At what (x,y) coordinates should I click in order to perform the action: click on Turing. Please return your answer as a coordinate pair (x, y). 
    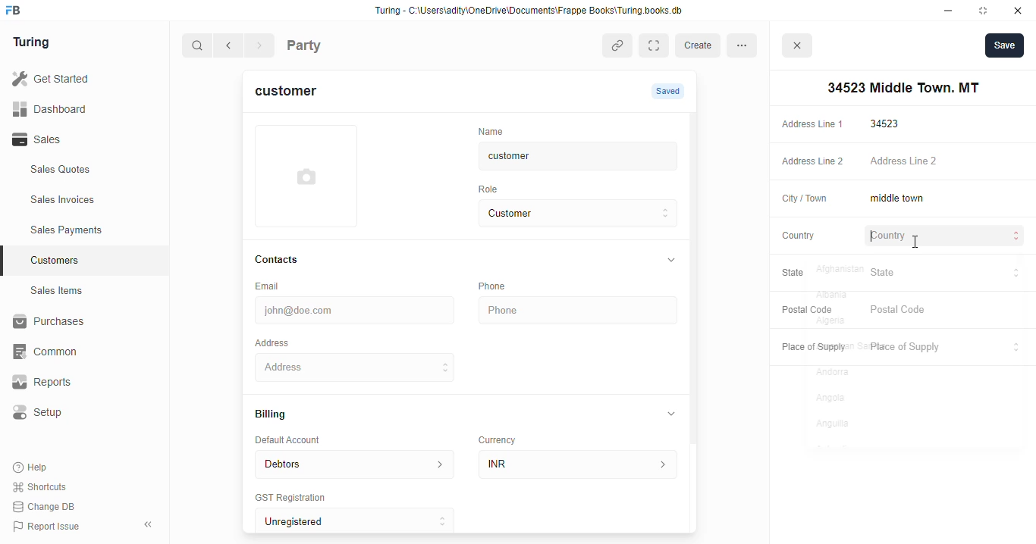
    Looking at the image, I should click on (35, 43).